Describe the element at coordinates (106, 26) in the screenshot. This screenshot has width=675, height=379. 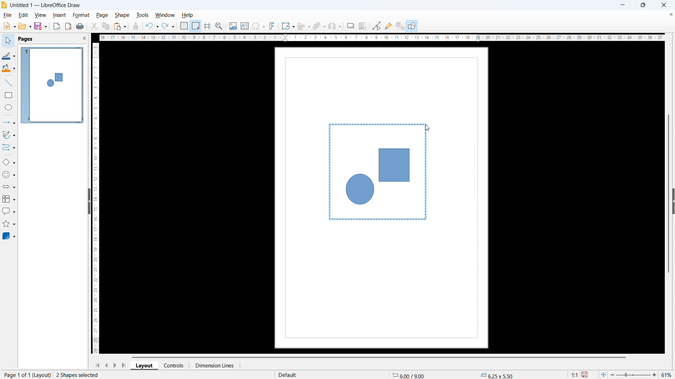
I see `copy` at that location.